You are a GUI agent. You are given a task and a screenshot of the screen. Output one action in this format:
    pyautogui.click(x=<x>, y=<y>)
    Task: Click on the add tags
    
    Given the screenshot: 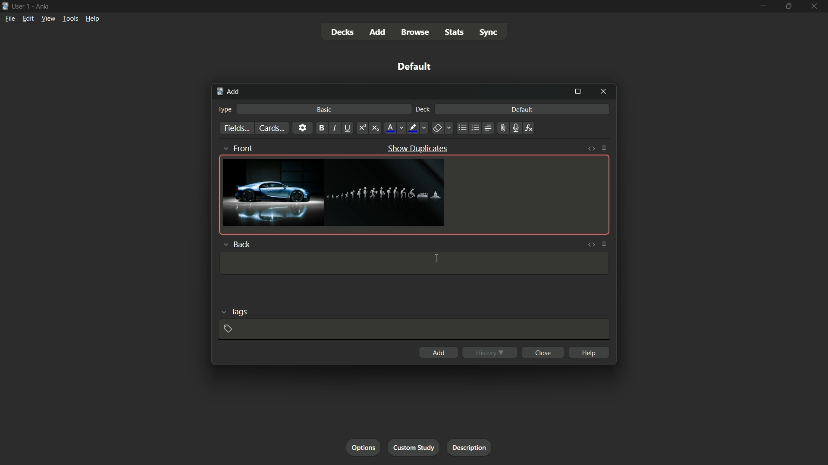 What is the action you would take?
    pyautogui.click(x=229, y=329)
    